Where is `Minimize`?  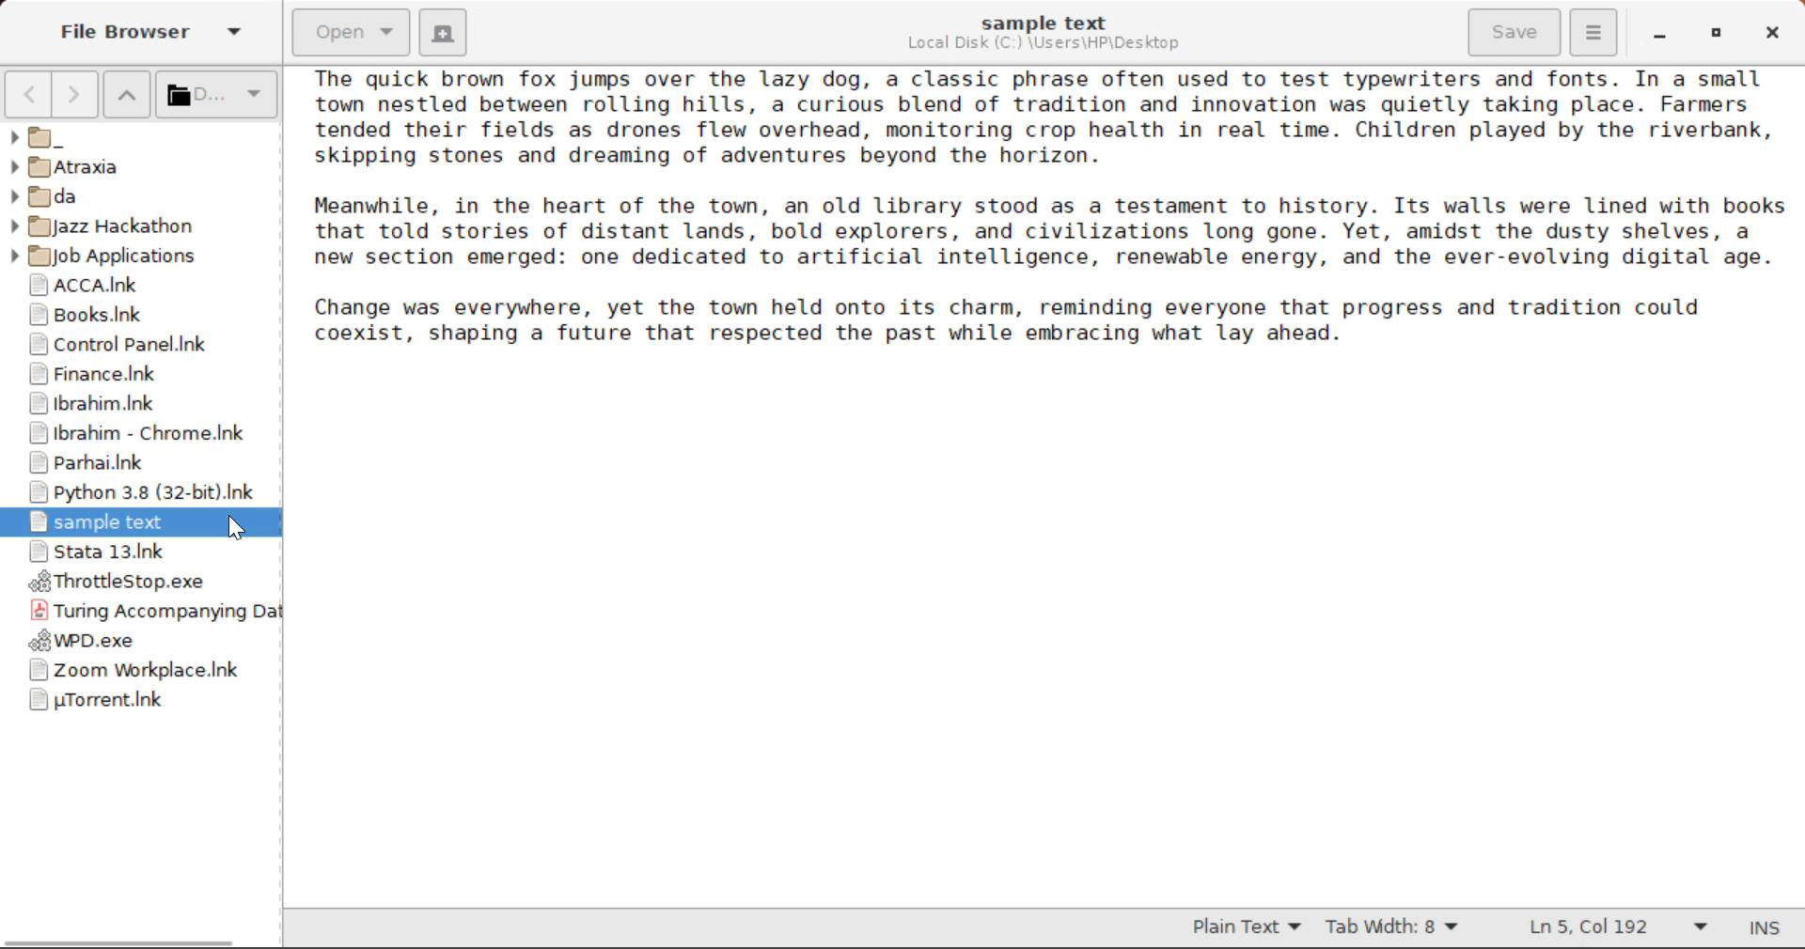 Minimize is located at coordinates (1709, 33).